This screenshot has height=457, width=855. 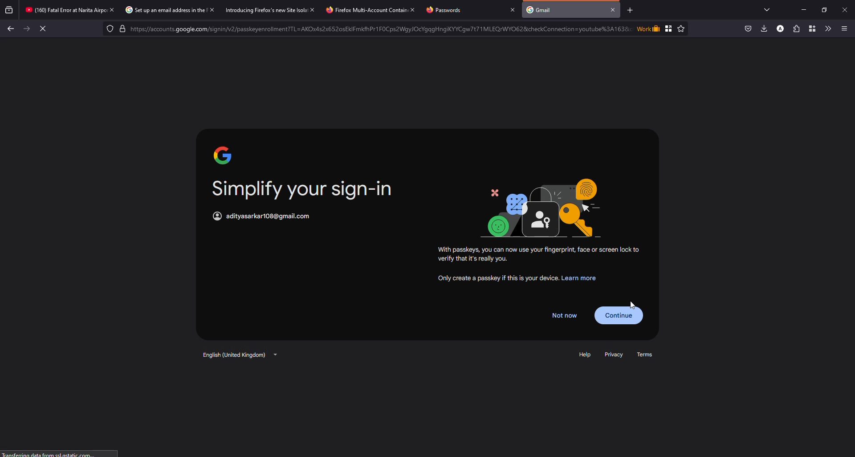 What do you see at coordinates (584, 354) in the screenshot?
I see `help` at bounding box center [584, 354].